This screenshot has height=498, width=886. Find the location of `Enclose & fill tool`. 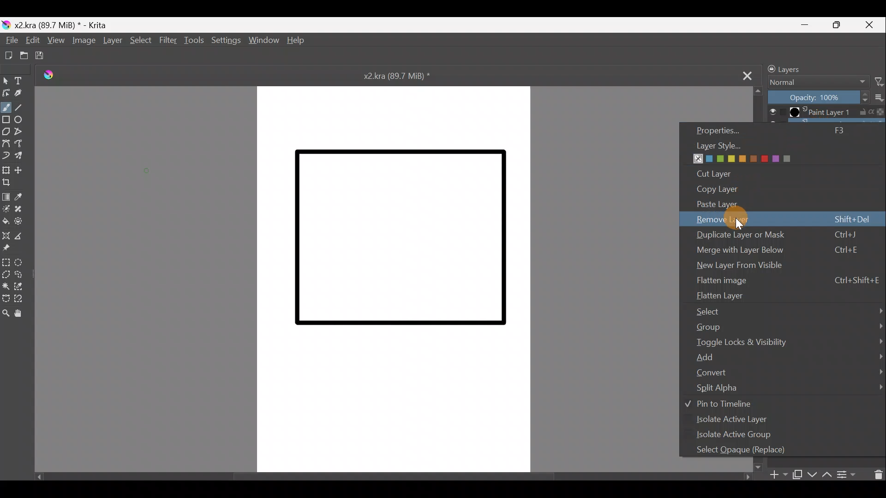

Enclose & fill tool is located at coordinates (23, 221).